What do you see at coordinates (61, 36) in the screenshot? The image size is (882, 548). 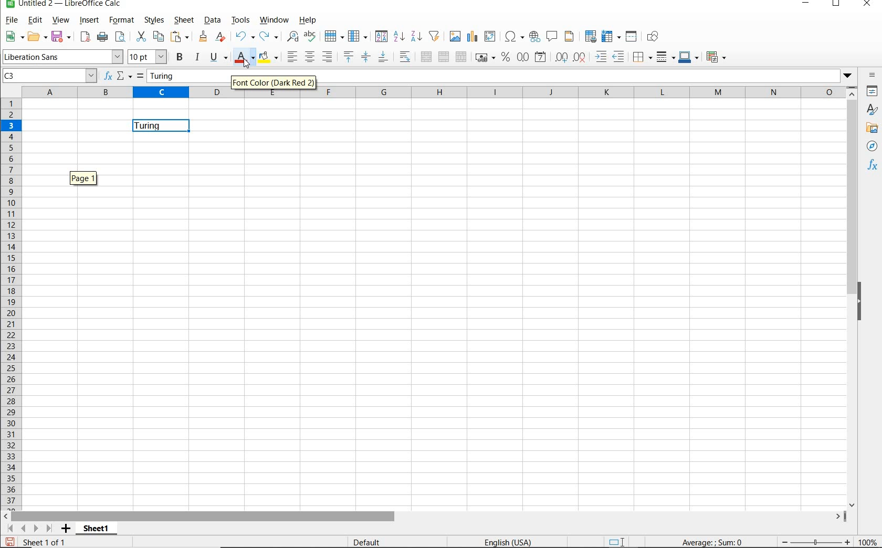 I see `SAVE` at bounding box center [61, 36].